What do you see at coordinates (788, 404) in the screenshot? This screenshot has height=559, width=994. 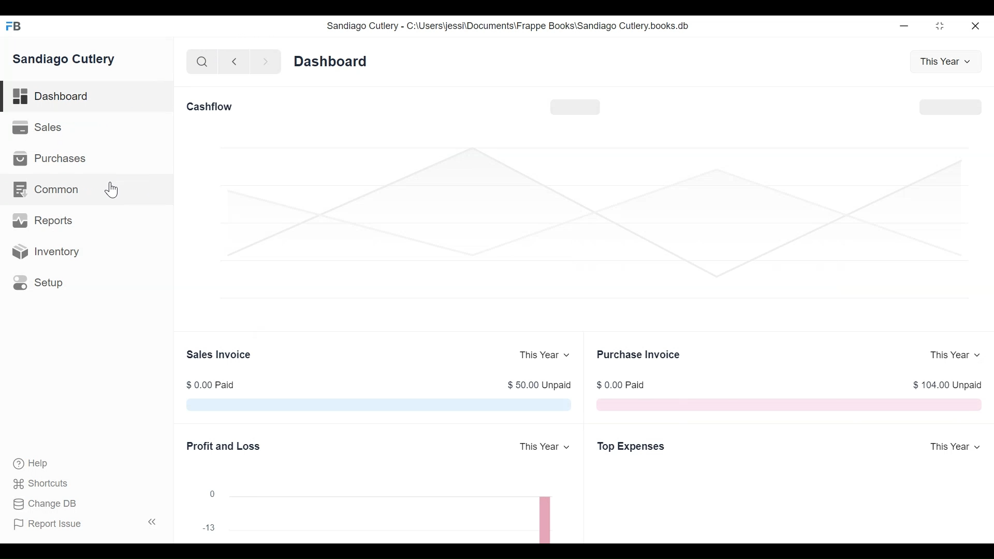 I see `The Purchase Invoice section shows the total outstanding amount that Sandiago Cutlery have to pay to their suppliers for your purchases` at bounding box center [788, 404].